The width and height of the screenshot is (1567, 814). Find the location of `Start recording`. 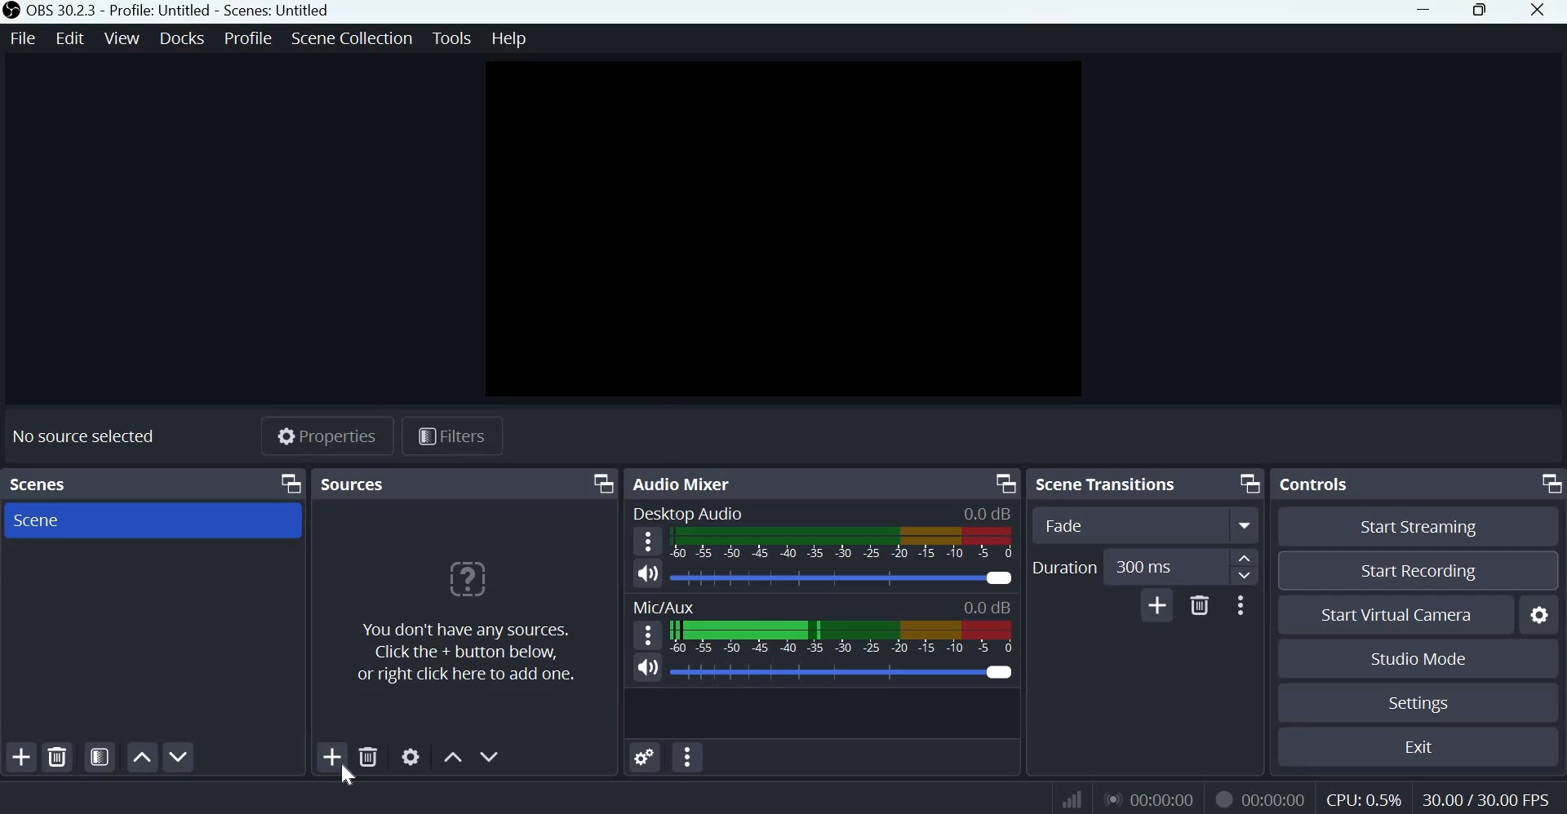

Start recording is located at coordinates (1418, 568).